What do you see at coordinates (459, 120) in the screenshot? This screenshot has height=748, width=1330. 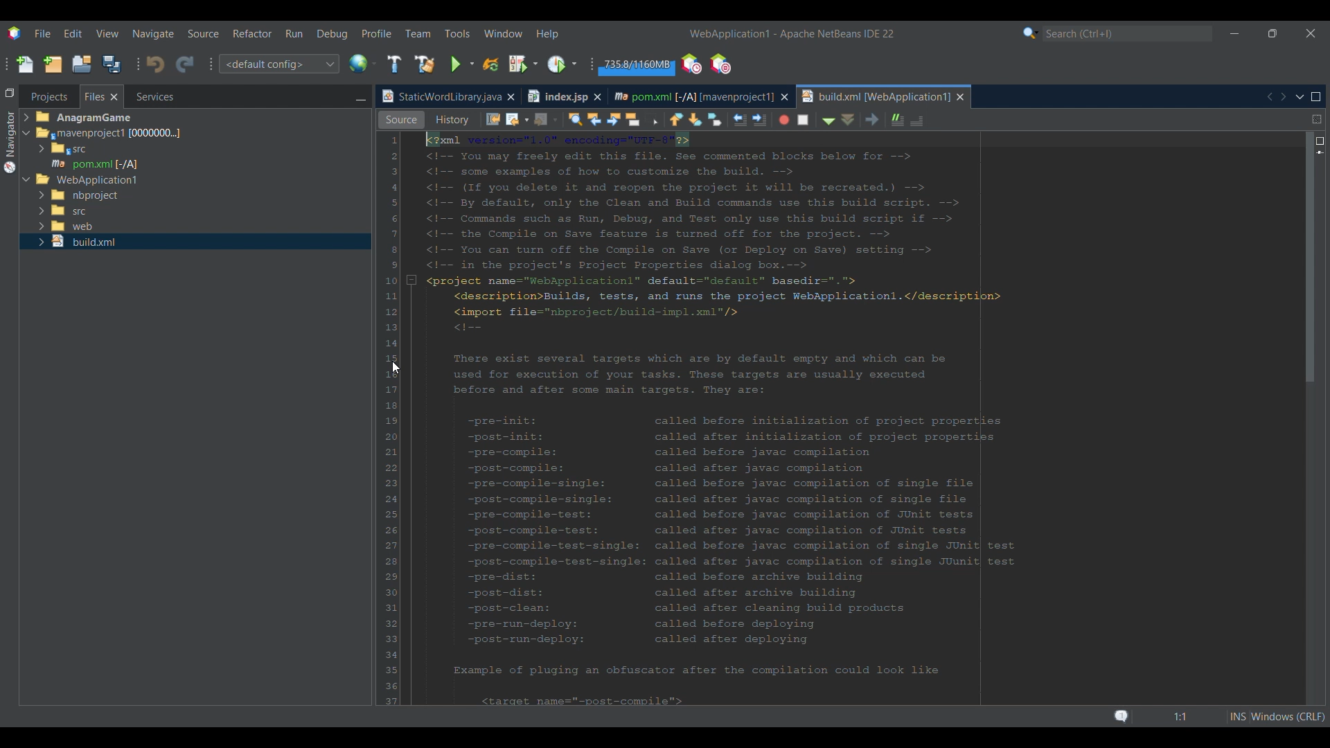 I see `Graph view` at bounding box center [459, 120].